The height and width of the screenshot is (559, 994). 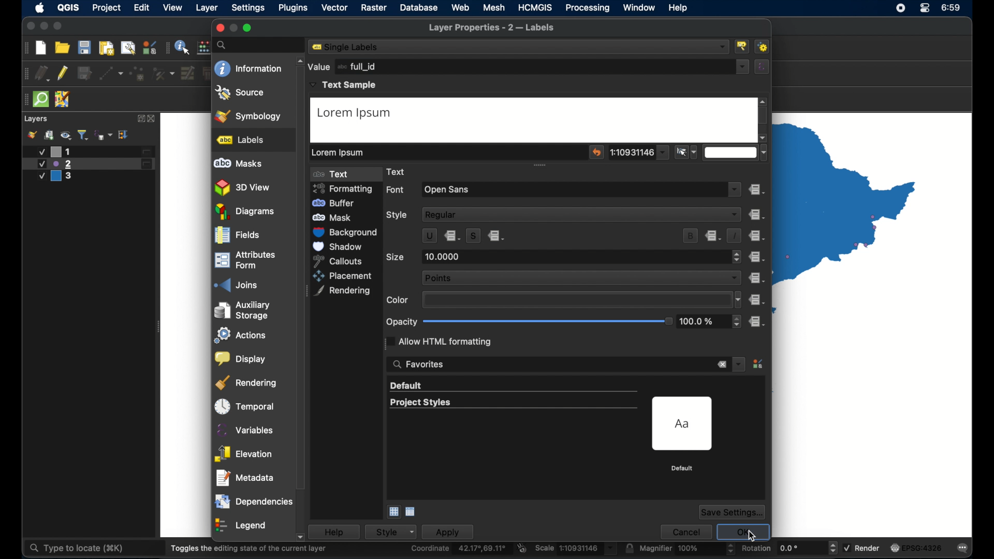 I want to click on attributes form, so click(x=245, y=259).